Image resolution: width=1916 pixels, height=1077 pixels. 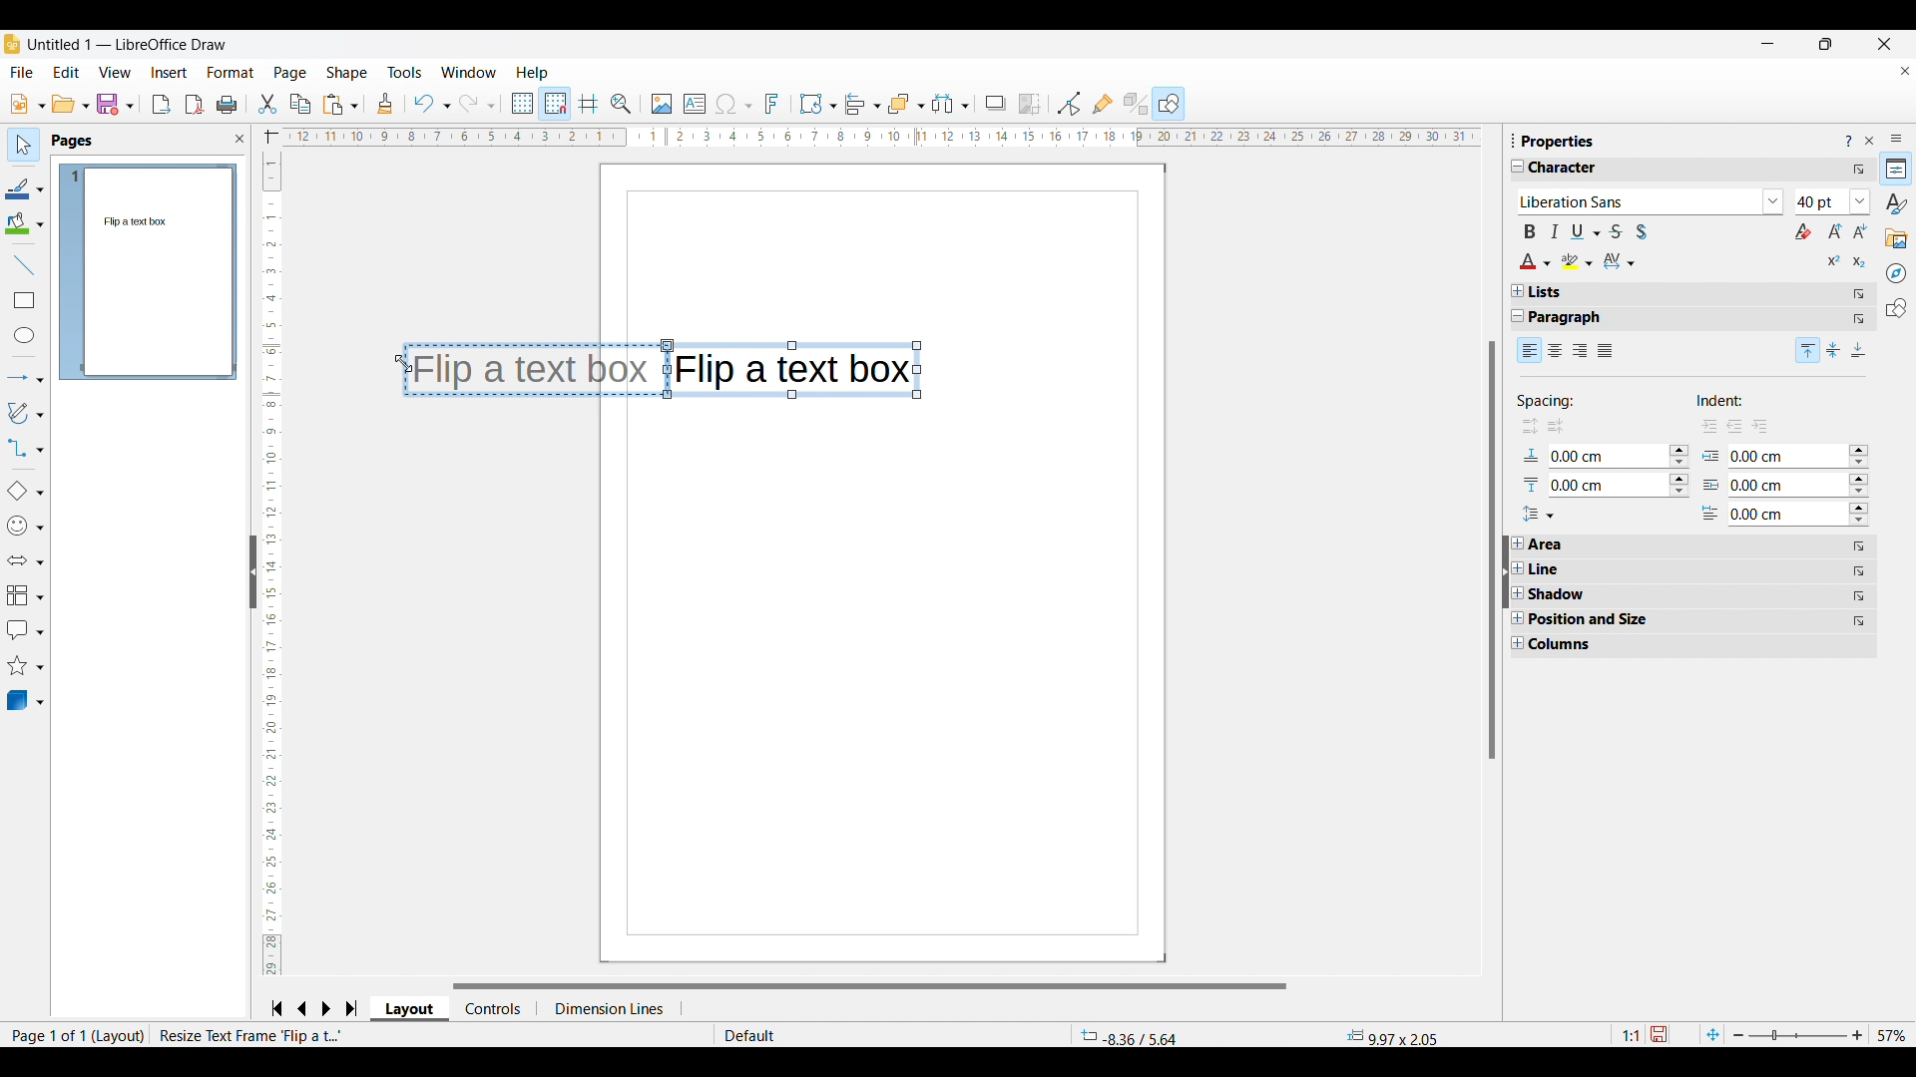 What do you see at coordinates (622, 105) in the screenshot?
I see `Zoom and pan` at bounding box center [622, 105].